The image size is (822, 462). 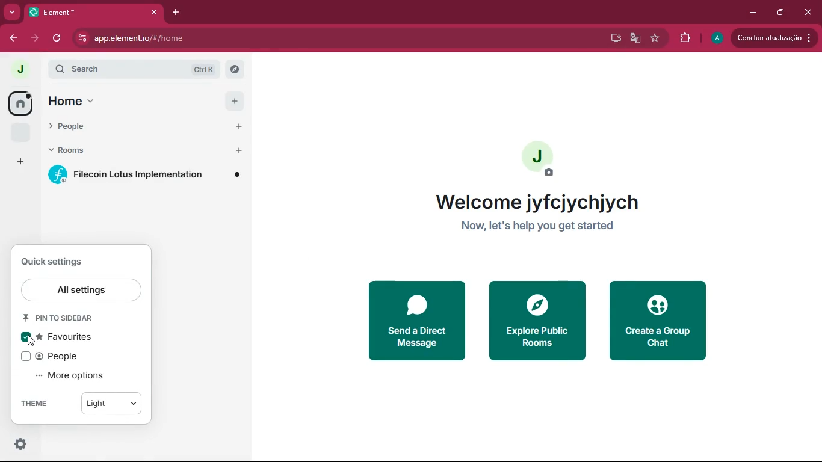 What do you see at coordinates (75, 375) in the screenshot?
I see `more options` at bounding box center [75, 375].